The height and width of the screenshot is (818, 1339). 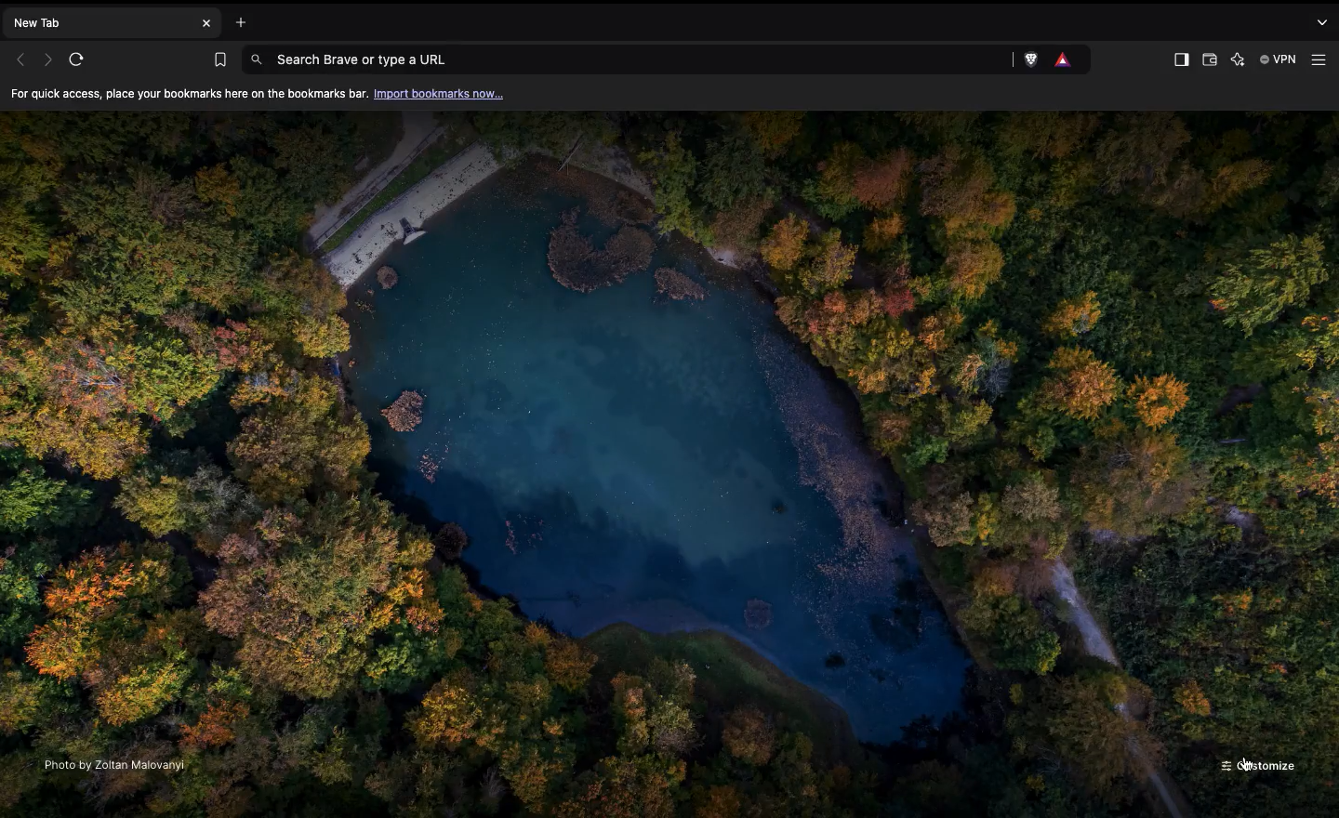 What do you see at coordinates (111, 765) in the screenshot?
I see `Photo by Zoltan Malovanyi` at bounding box center [111, 765].